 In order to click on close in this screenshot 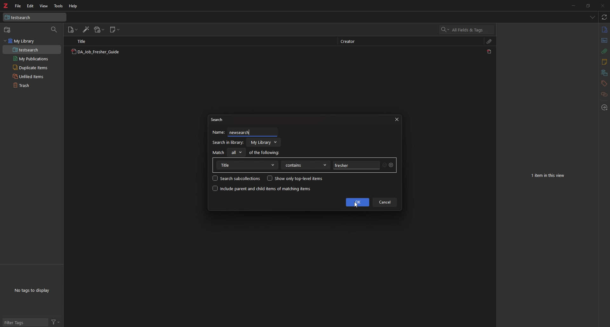, I will do `click(602, 5)`.